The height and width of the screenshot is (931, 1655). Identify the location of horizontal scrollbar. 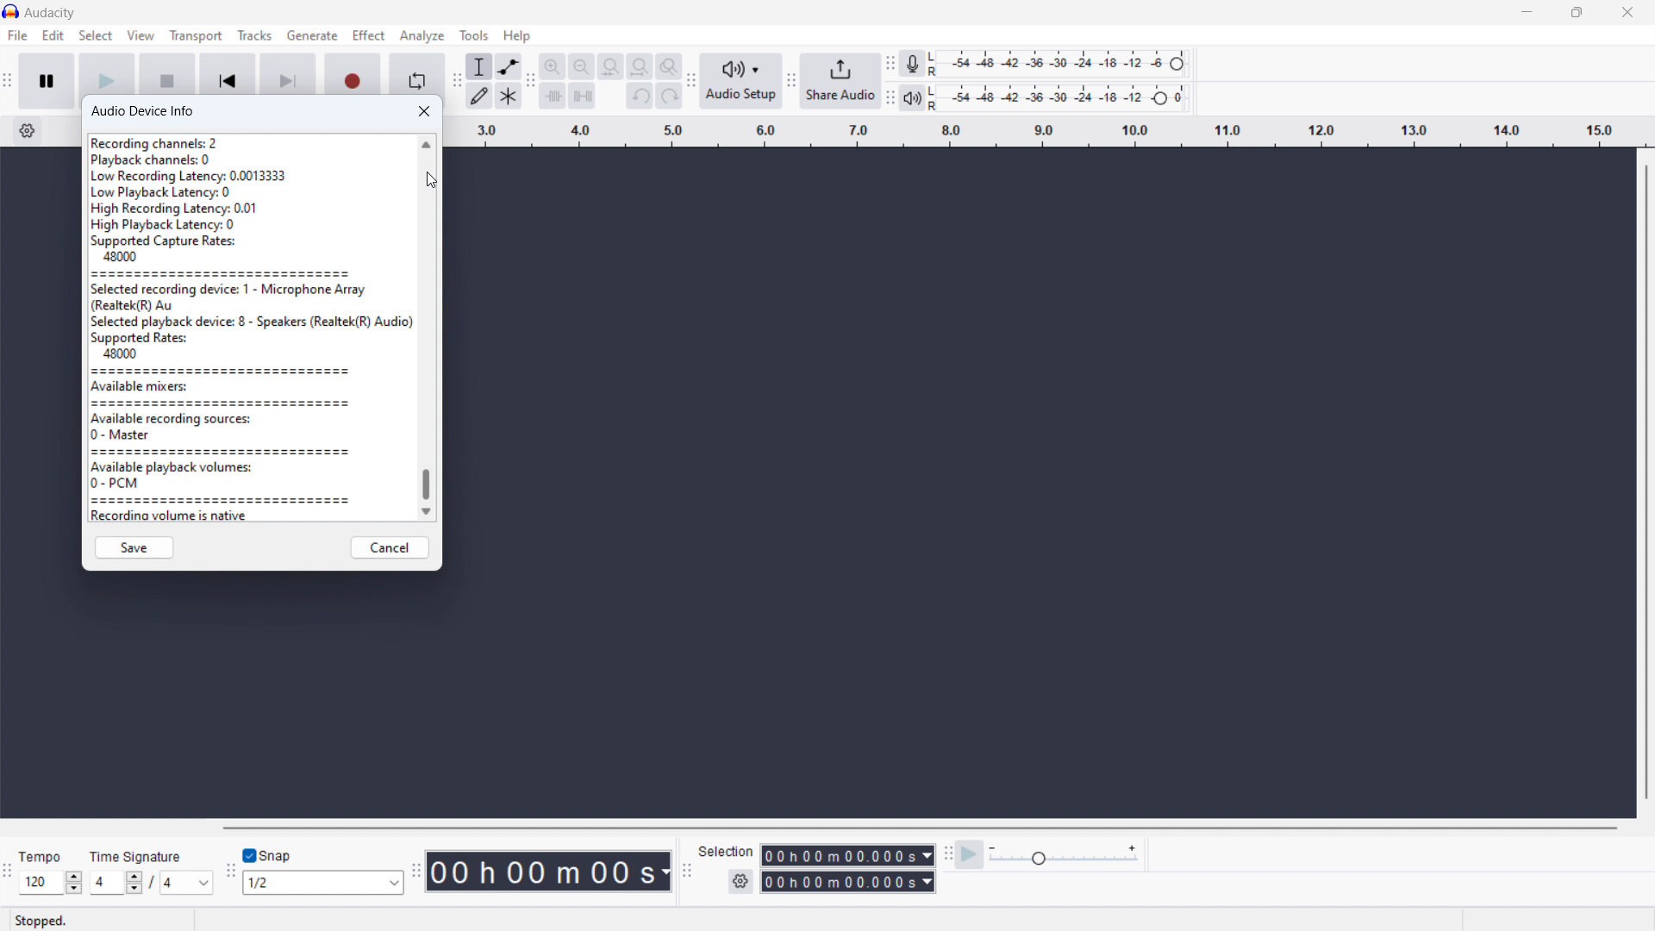
(915, 828).